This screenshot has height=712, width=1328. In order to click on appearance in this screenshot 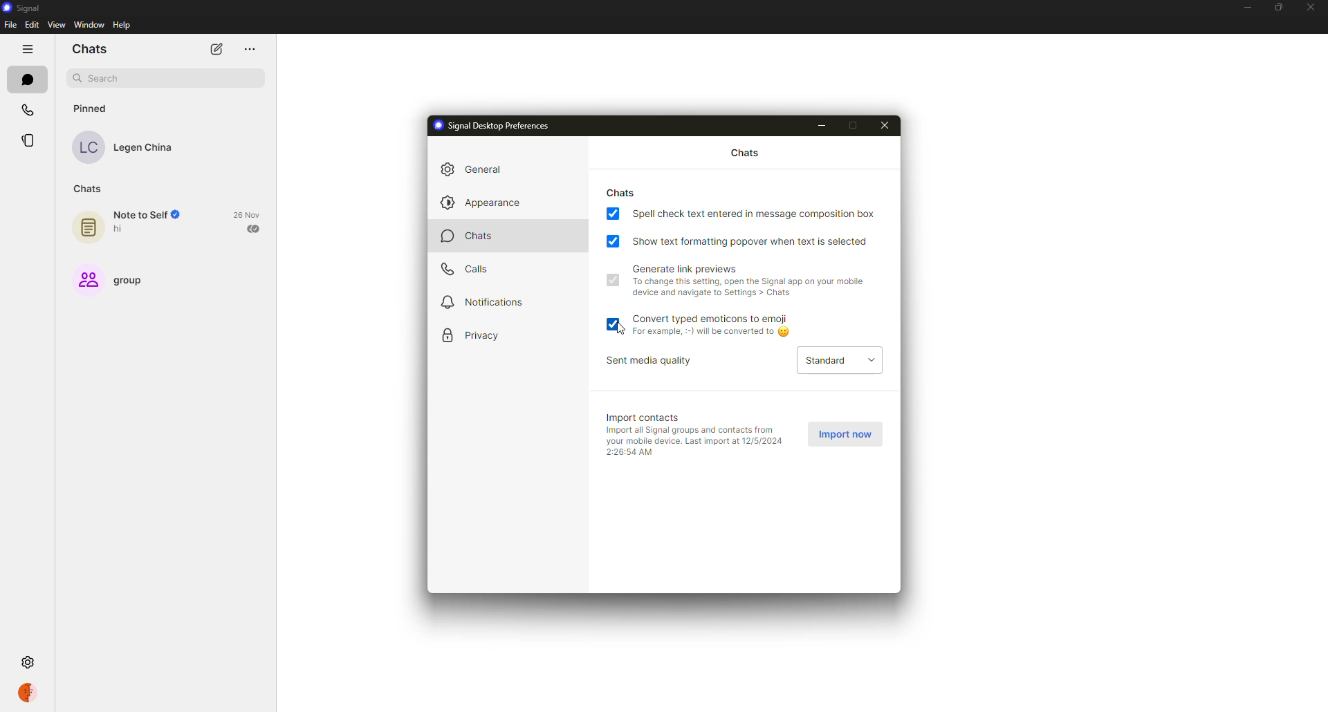, I will do `click(480, 203)`.